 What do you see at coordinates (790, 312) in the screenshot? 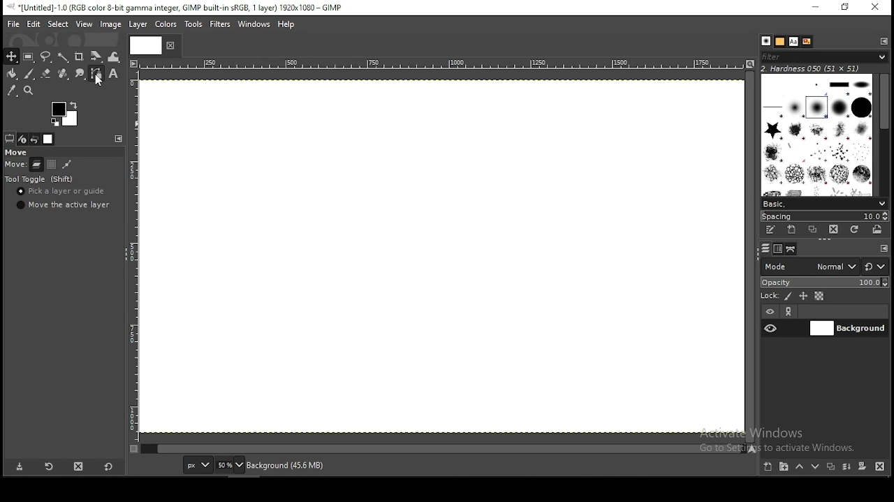
I see `link` at bounding box center [790, 312].